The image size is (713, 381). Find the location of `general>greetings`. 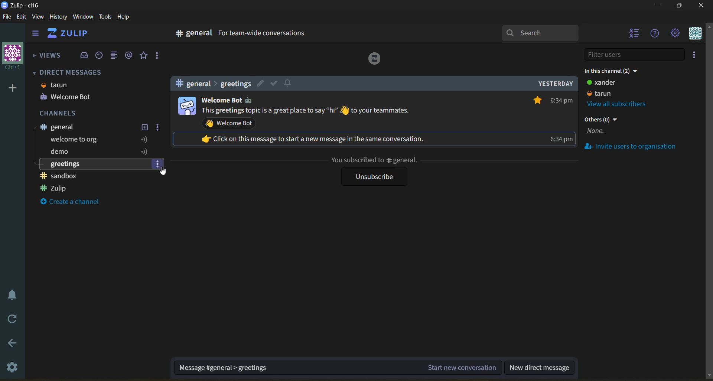

general>greetings is located at coordinates (211, 84).